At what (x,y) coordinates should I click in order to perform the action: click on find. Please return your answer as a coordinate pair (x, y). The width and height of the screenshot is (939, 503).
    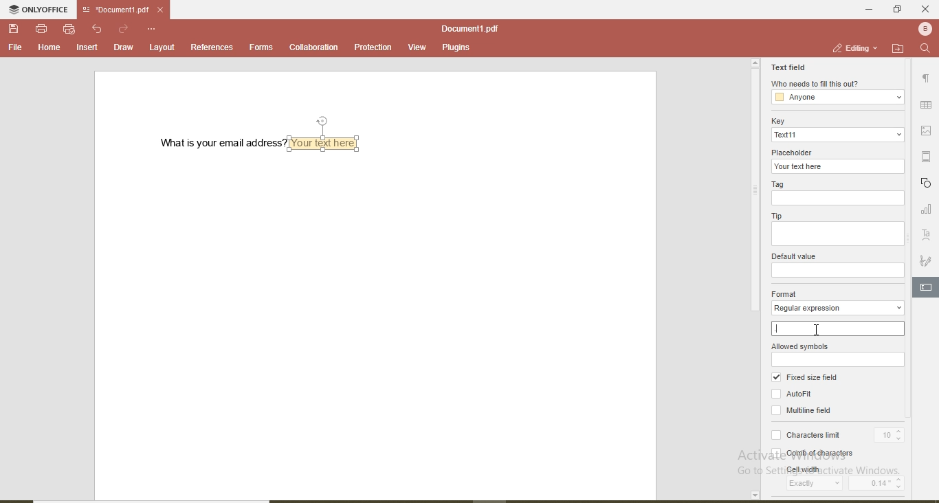
    Looking at the image, I should click on (925, 49).